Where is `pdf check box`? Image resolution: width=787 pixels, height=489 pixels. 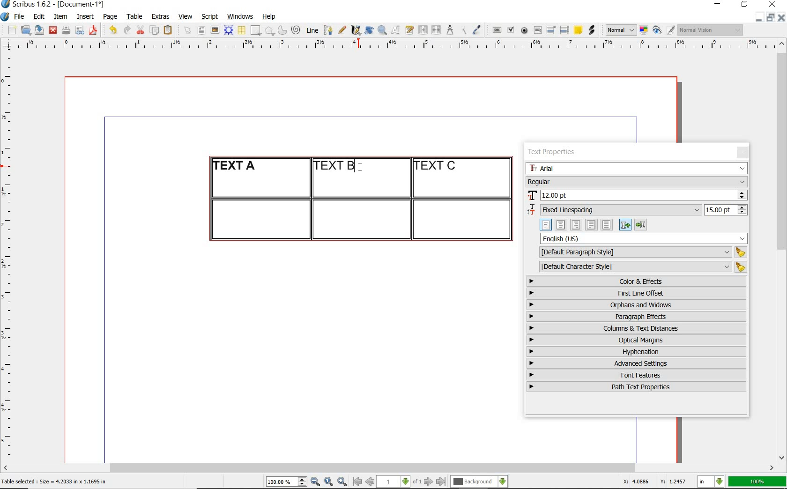
pdf check box is located at coordinates (510, 30).